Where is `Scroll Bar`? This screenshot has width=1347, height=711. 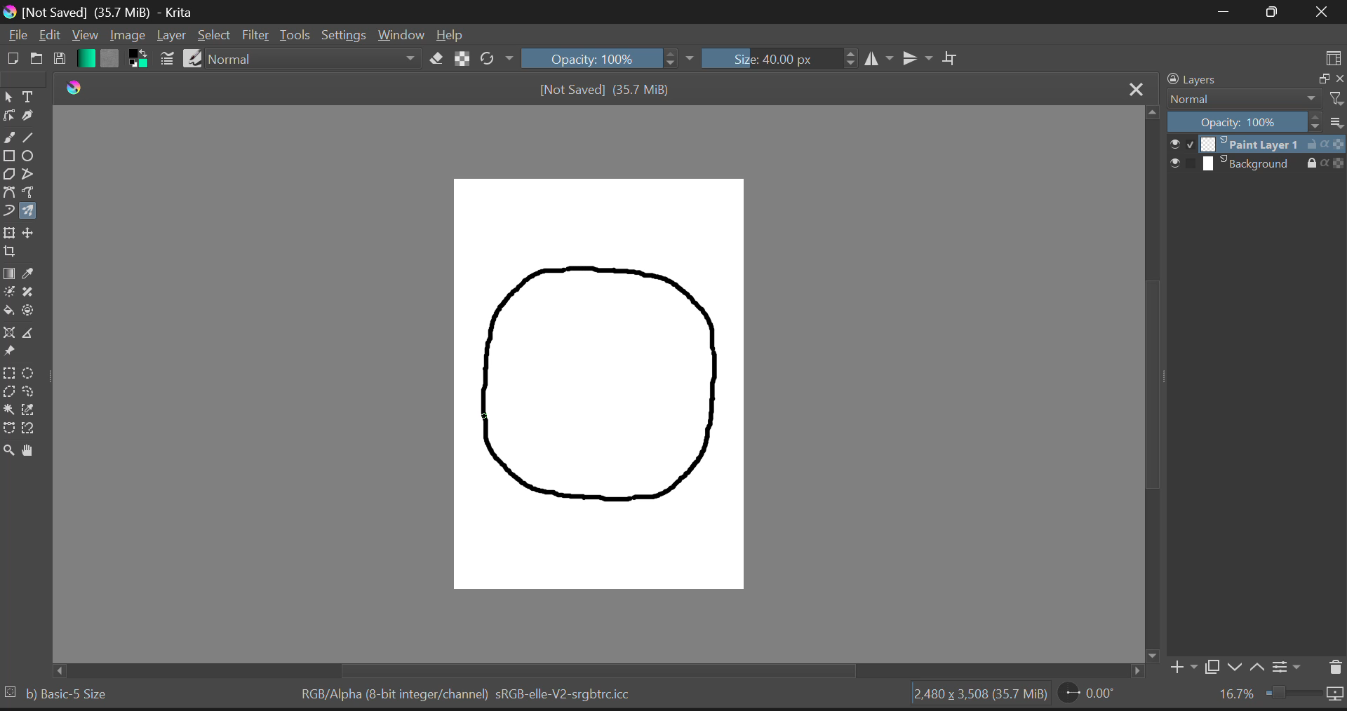
Scroll Bar is located at coordinates (1152, 375).